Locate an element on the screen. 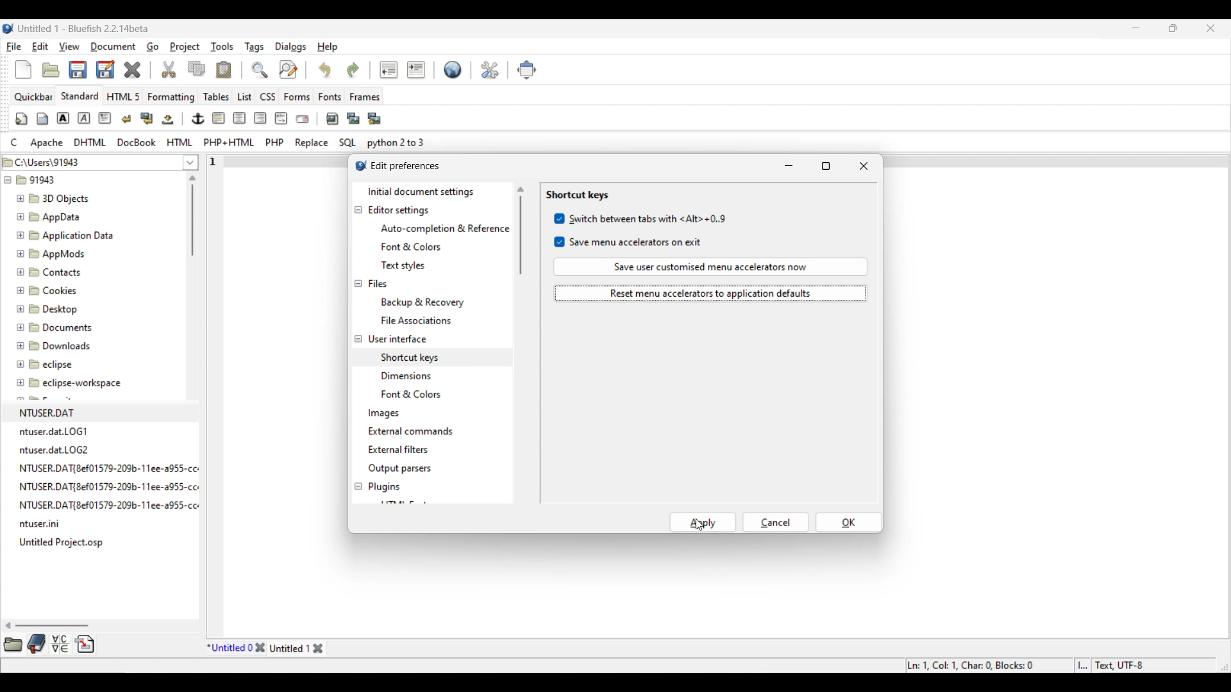  Text styles is located at coordinates (403, 265).